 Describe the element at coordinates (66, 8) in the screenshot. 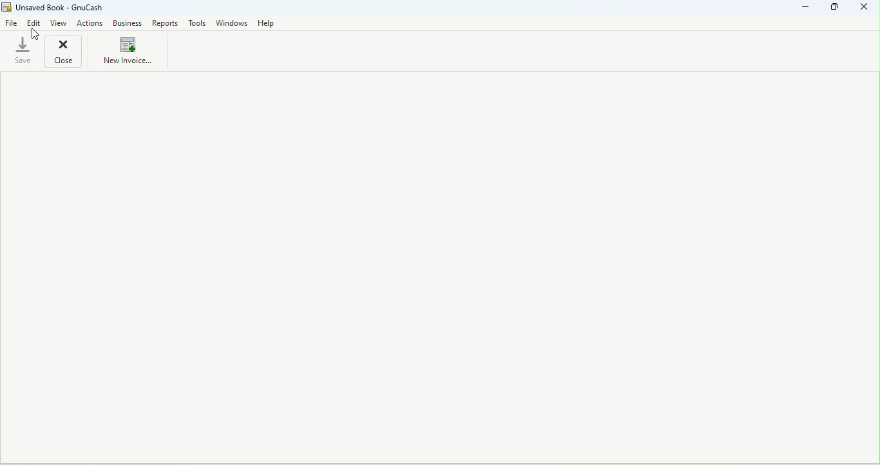

I see `File name` at that location.